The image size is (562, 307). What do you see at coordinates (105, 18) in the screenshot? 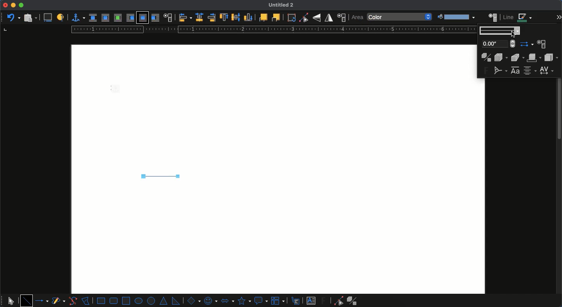
I see `parallel` at bounding box center [105, 18].